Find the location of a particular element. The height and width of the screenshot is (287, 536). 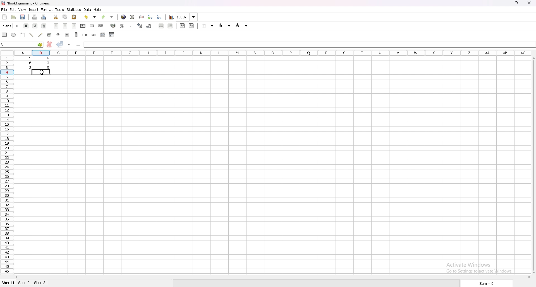

checkbox is located at coordinates (49, 35).